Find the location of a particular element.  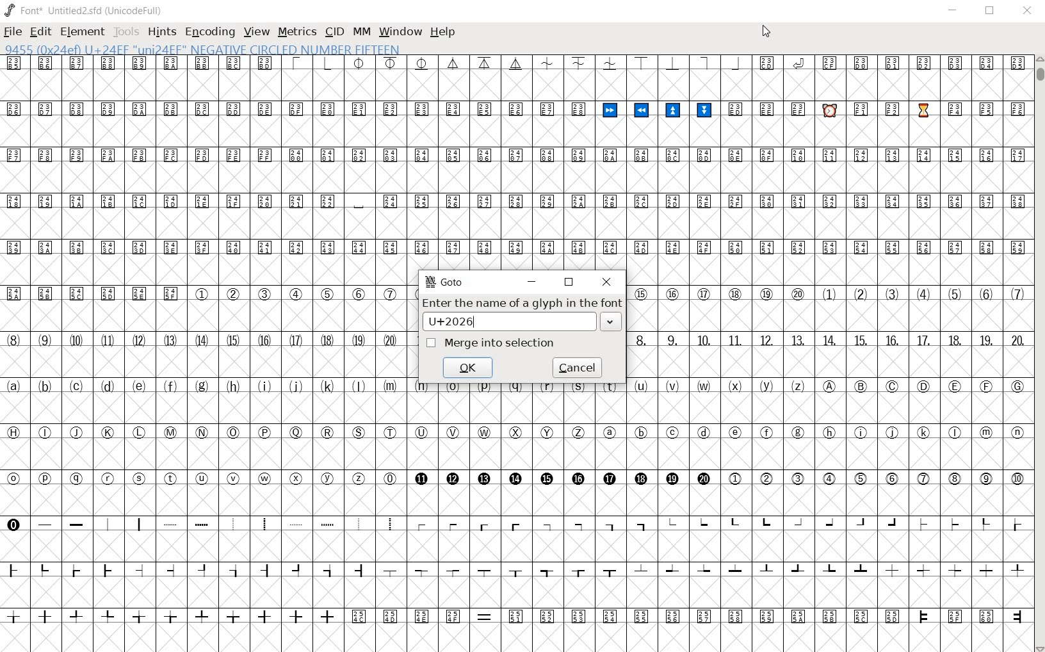

ok is located at coordinates (468, 366).